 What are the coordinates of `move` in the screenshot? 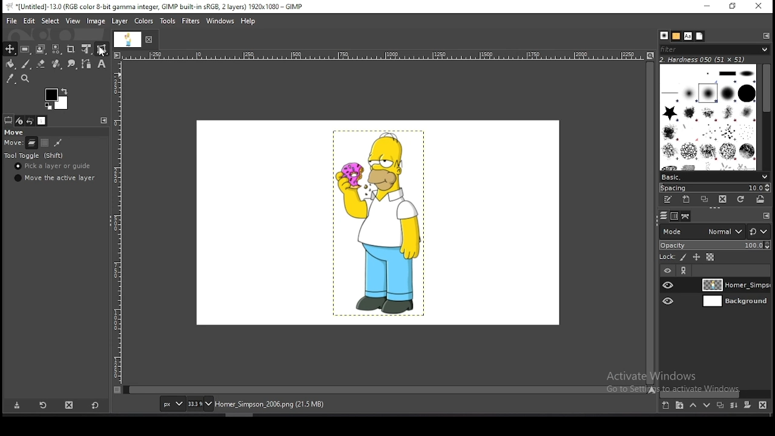 It's located at (13, 131).